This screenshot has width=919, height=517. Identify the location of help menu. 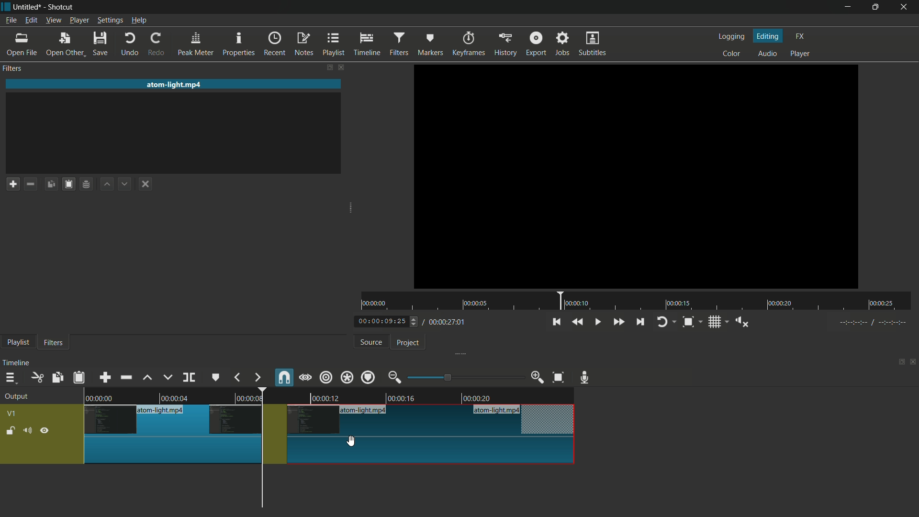
(139, 21).